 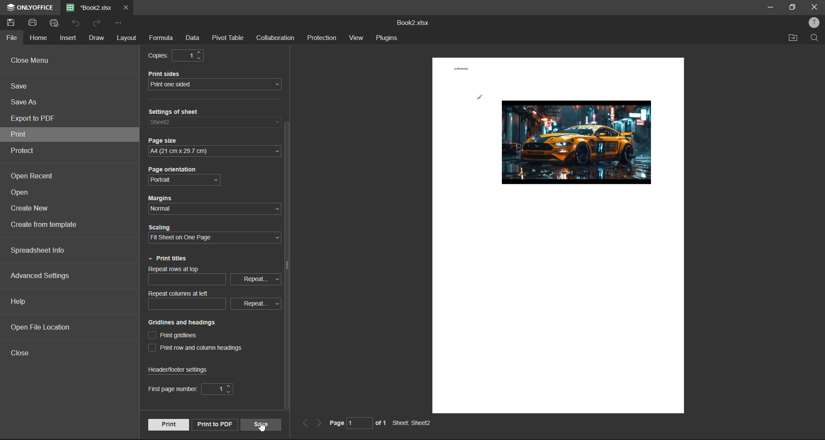 What do you see at coordinates (260, 424) in the screenshot?
I see `save` at bounding box center [260, 424].